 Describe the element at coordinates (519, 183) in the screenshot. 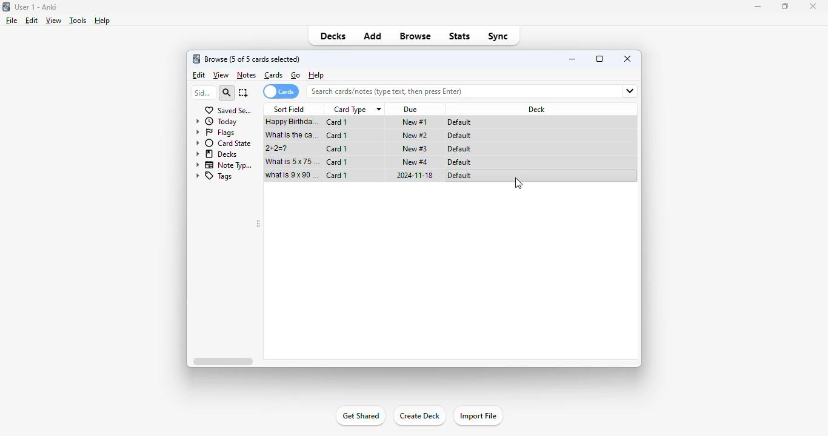

I see `drag to` at that location.